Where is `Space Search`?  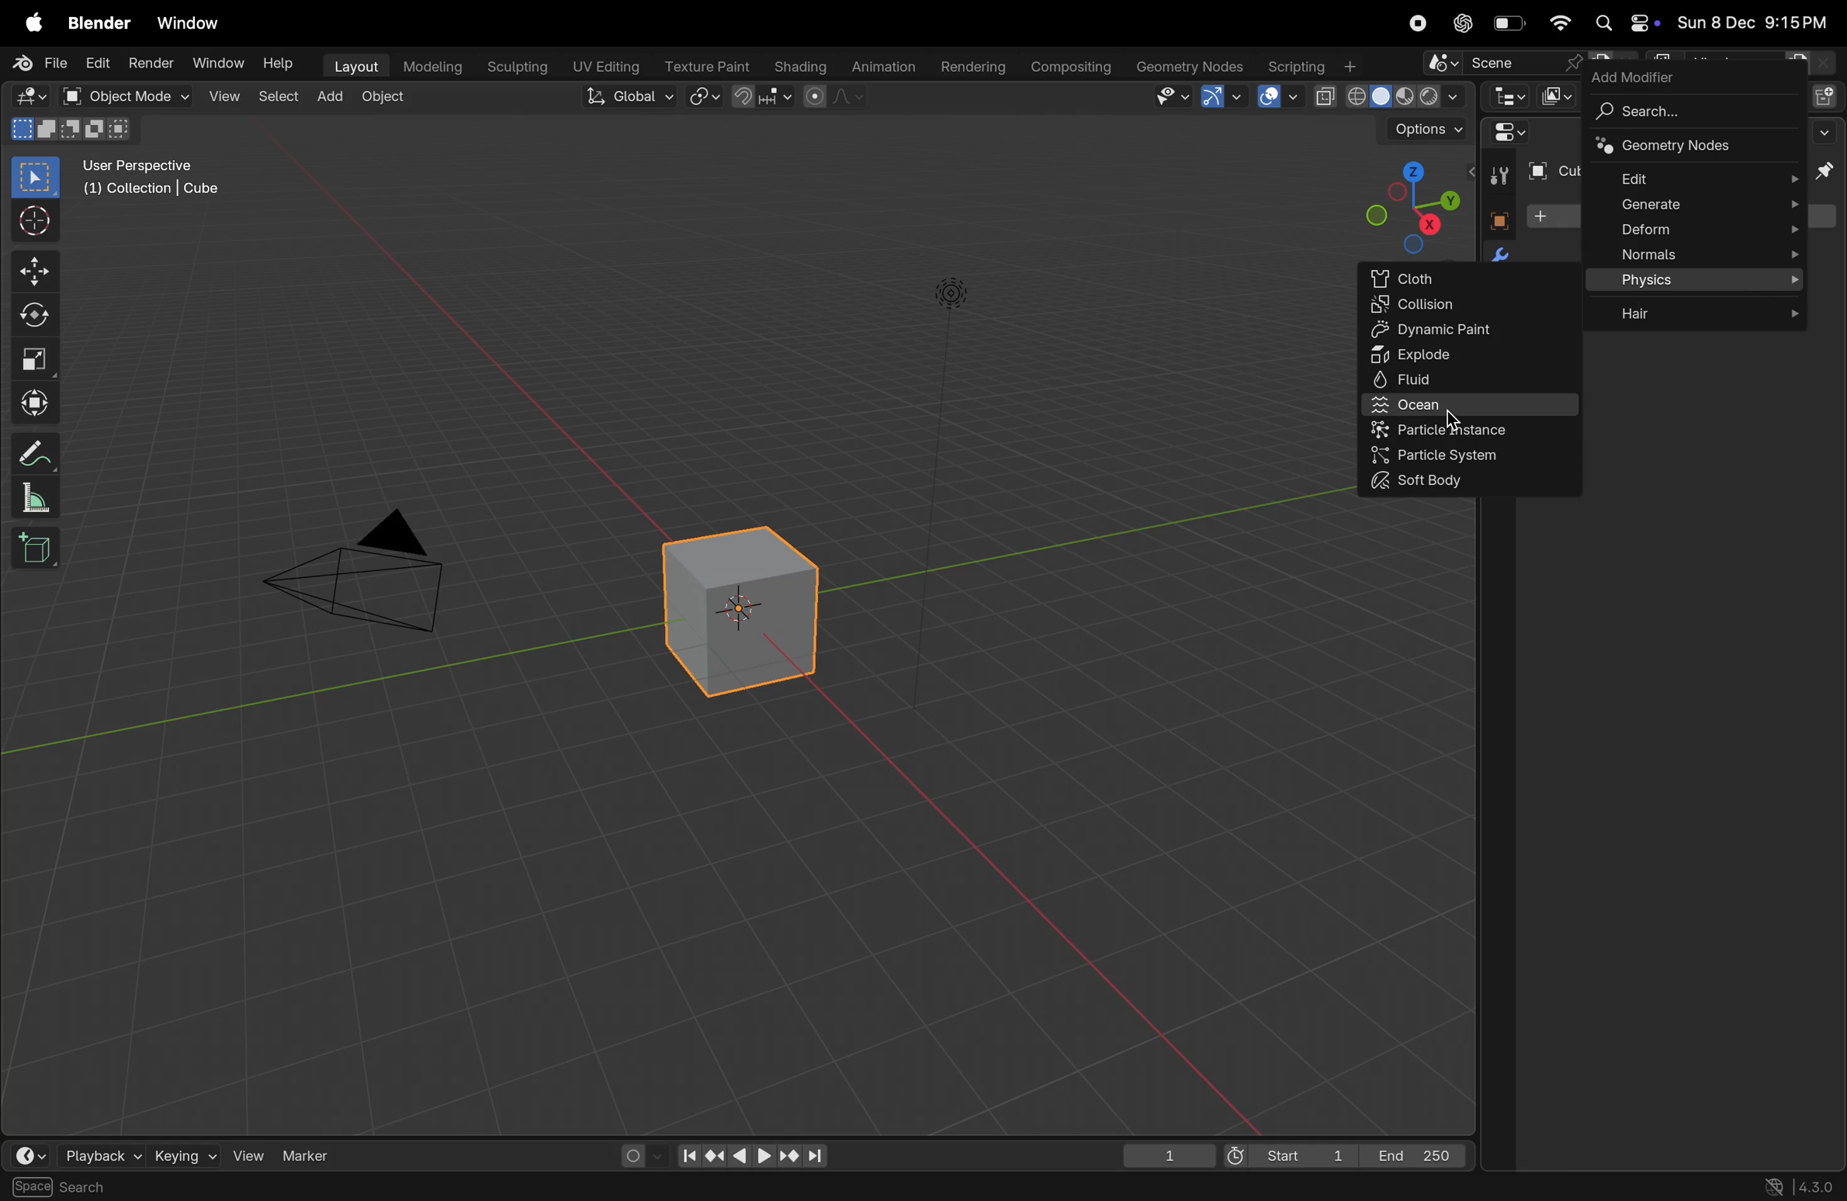 Space Search is located at coordinates (64, 1187).